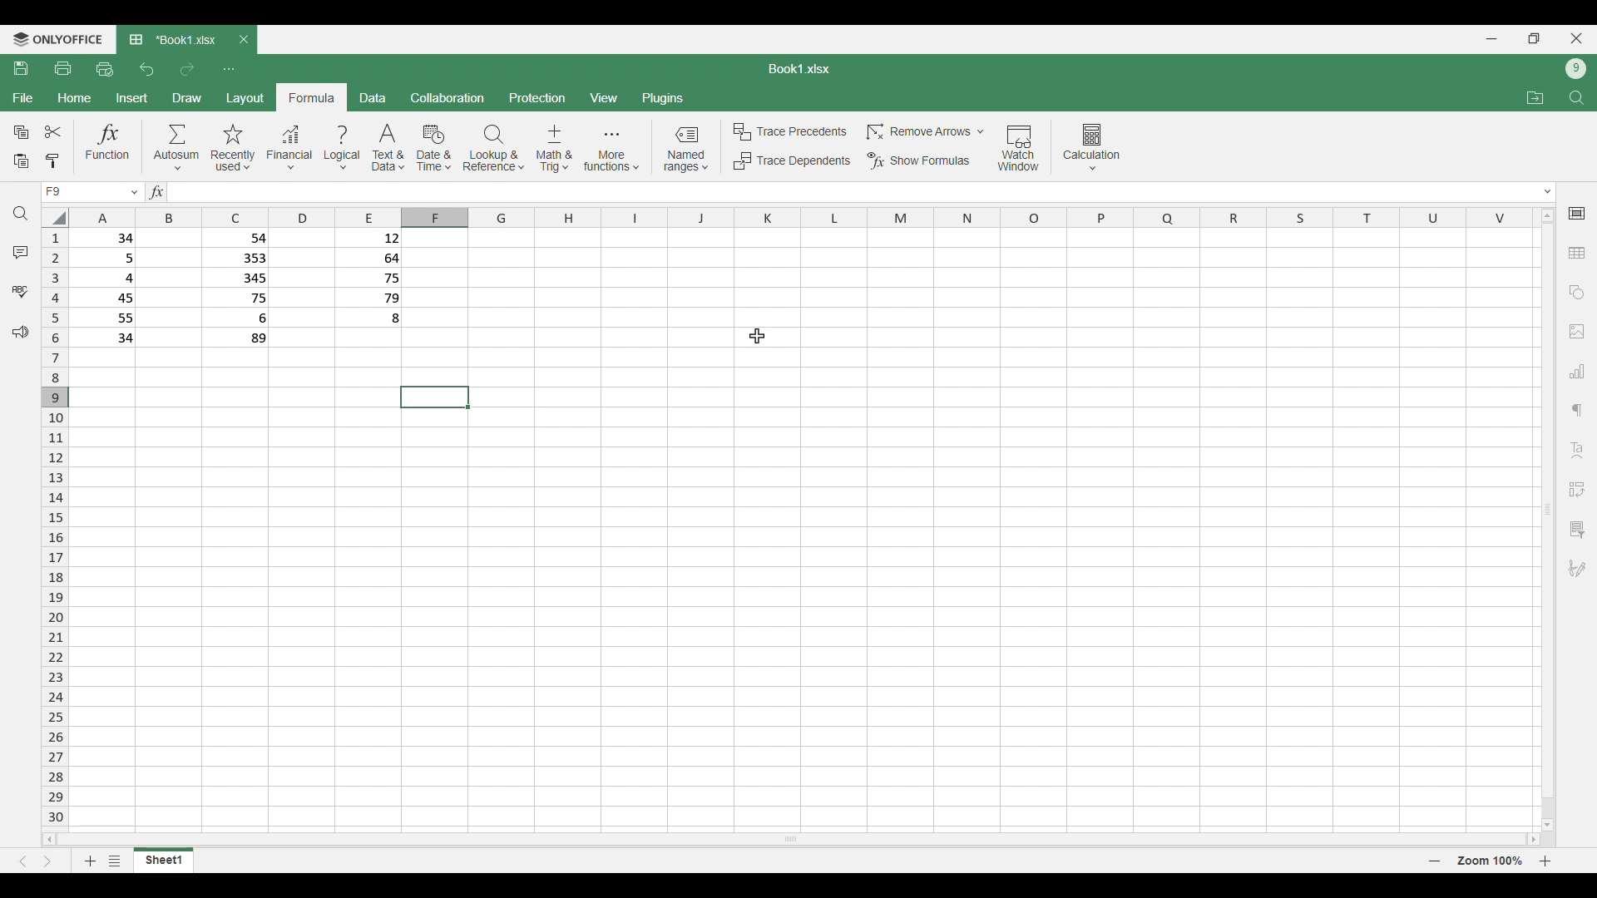 The width and height of the screenshot is (1597, 898). What do you see at coordinates (1435, 861) in the screenshot?
I see `Zoom out` at bounding box center [1435, 861].